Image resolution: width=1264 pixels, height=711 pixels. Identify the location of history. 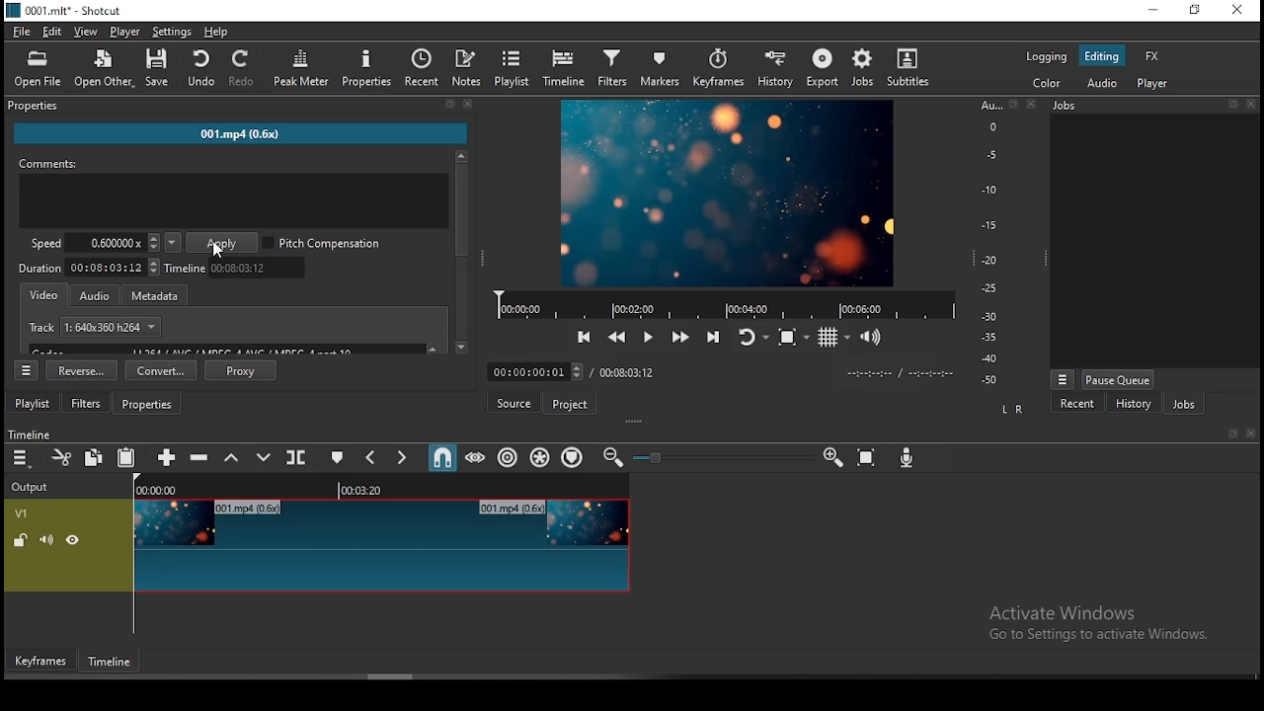
(1134, 404).